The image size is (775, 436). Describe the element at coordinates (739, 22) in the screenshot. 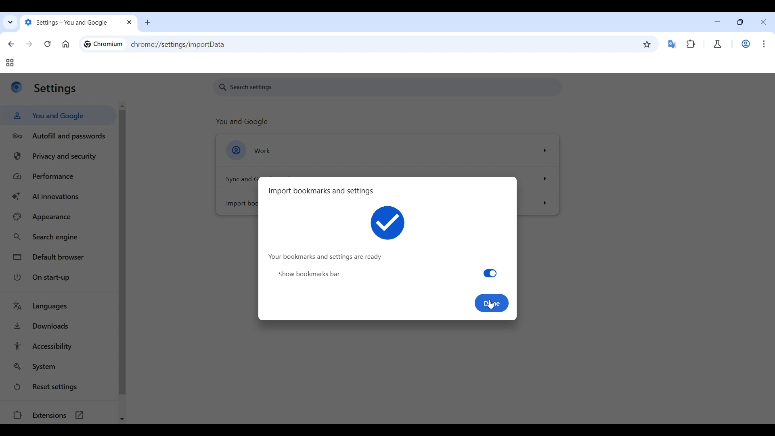

I see `Show interface in a smaller tab` at that location.